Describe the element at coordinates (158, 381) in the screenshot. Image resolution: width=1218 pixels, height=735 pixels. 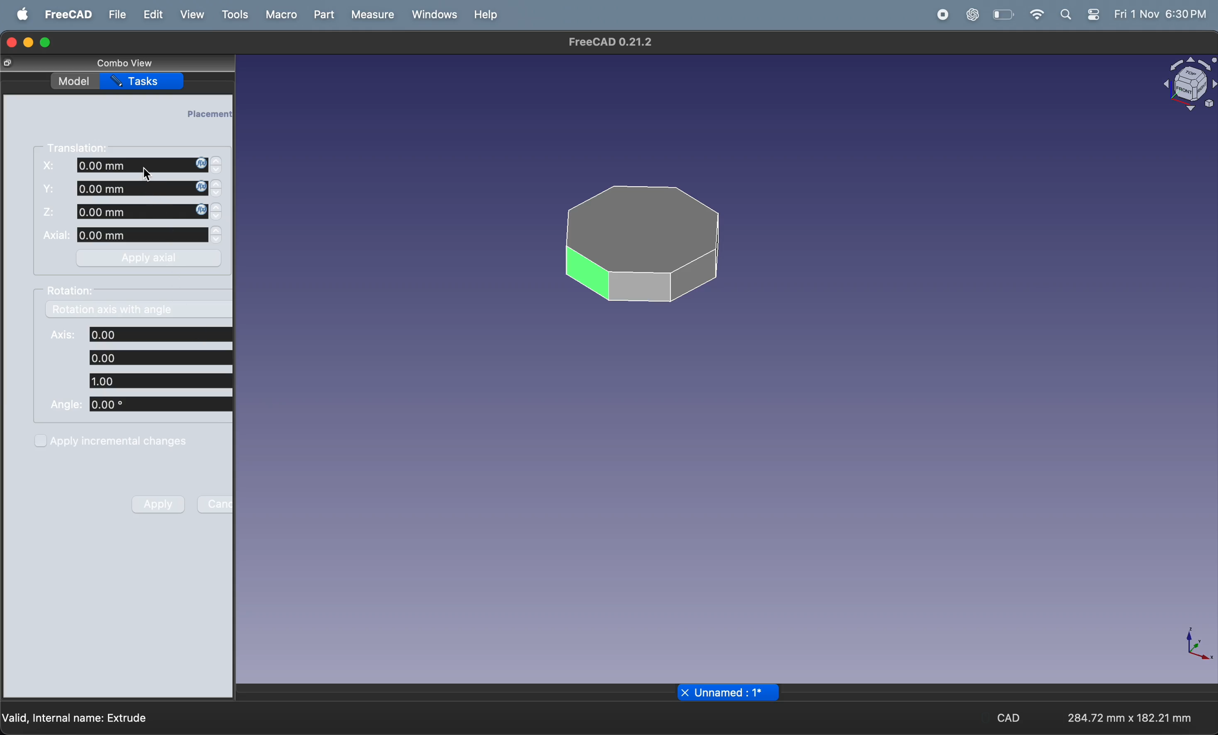
I see `1.00` at that location.